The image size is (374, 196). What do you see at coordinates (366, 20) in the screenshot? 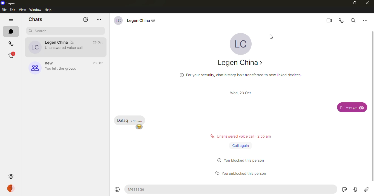
I see `more` at bounding box center [366, 20].